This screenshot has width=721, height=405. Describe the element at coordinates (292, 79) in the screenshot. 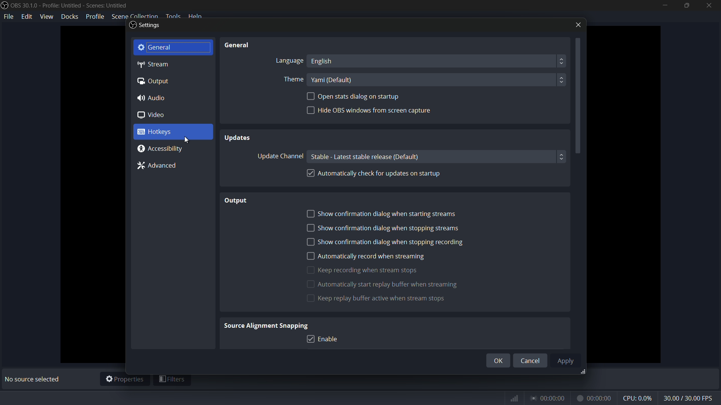

I see `Theme` at that location.